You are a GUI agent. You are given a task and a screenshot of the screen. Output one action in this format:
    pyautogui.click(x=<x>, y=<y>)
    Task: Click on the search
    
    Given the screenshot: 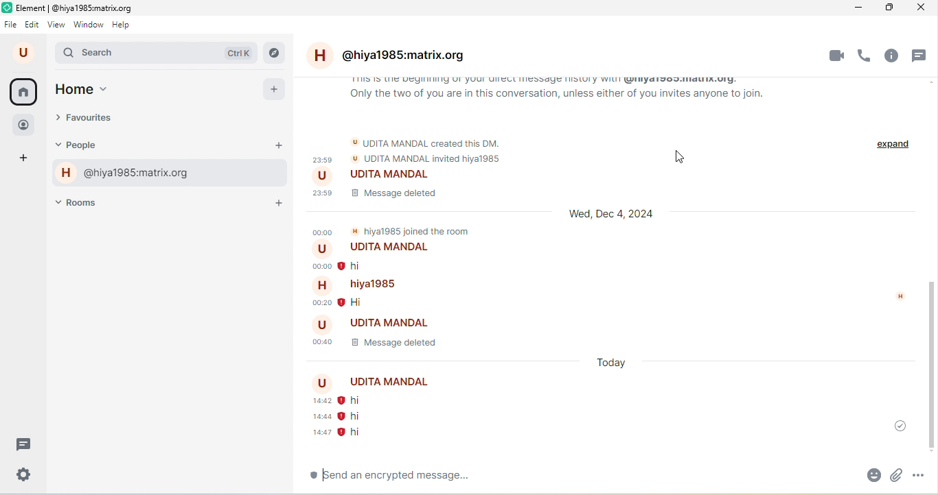 What is the action you would take?
    pyautogui.click(x=157, y=54)
    